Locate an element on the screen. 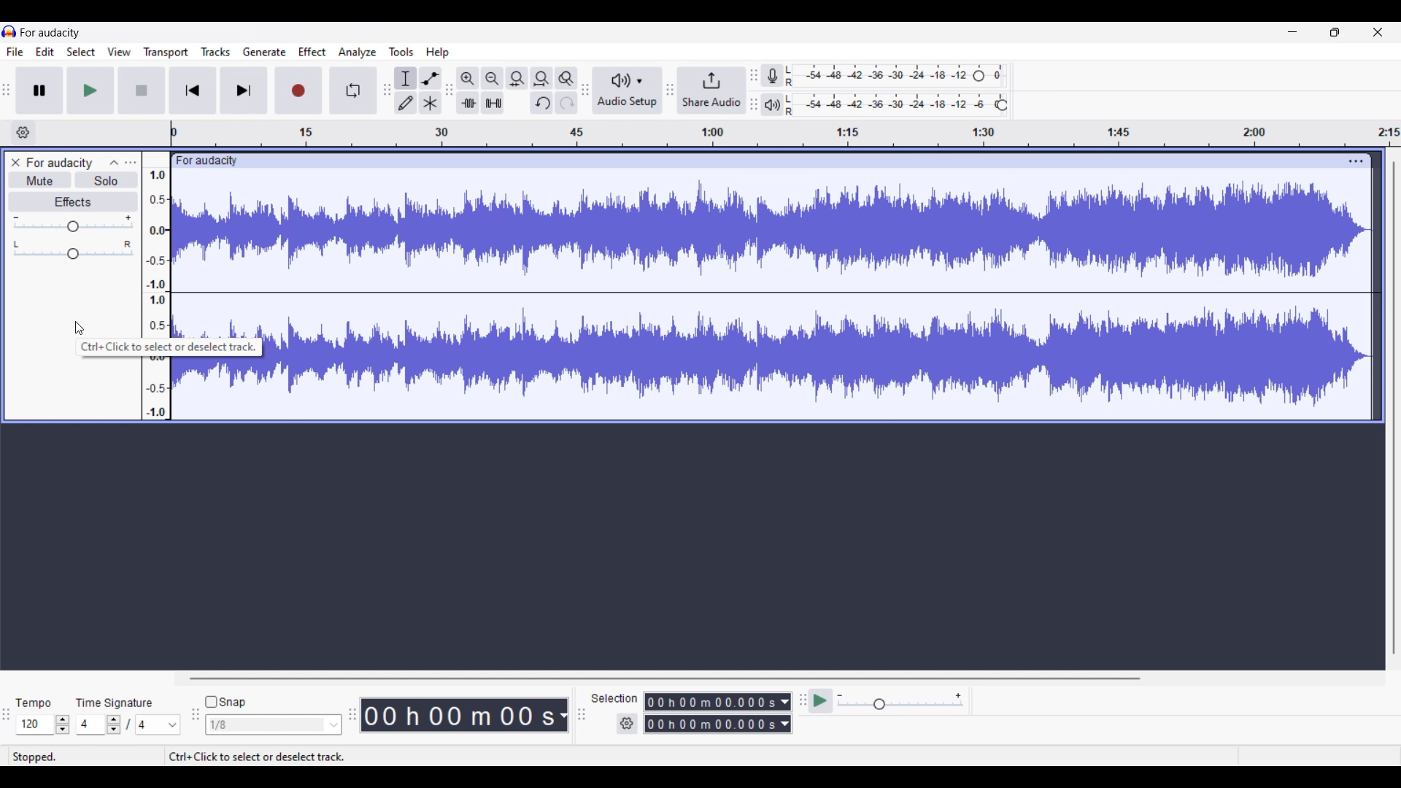  Fit selection to width is located at coordinates (518, 79).